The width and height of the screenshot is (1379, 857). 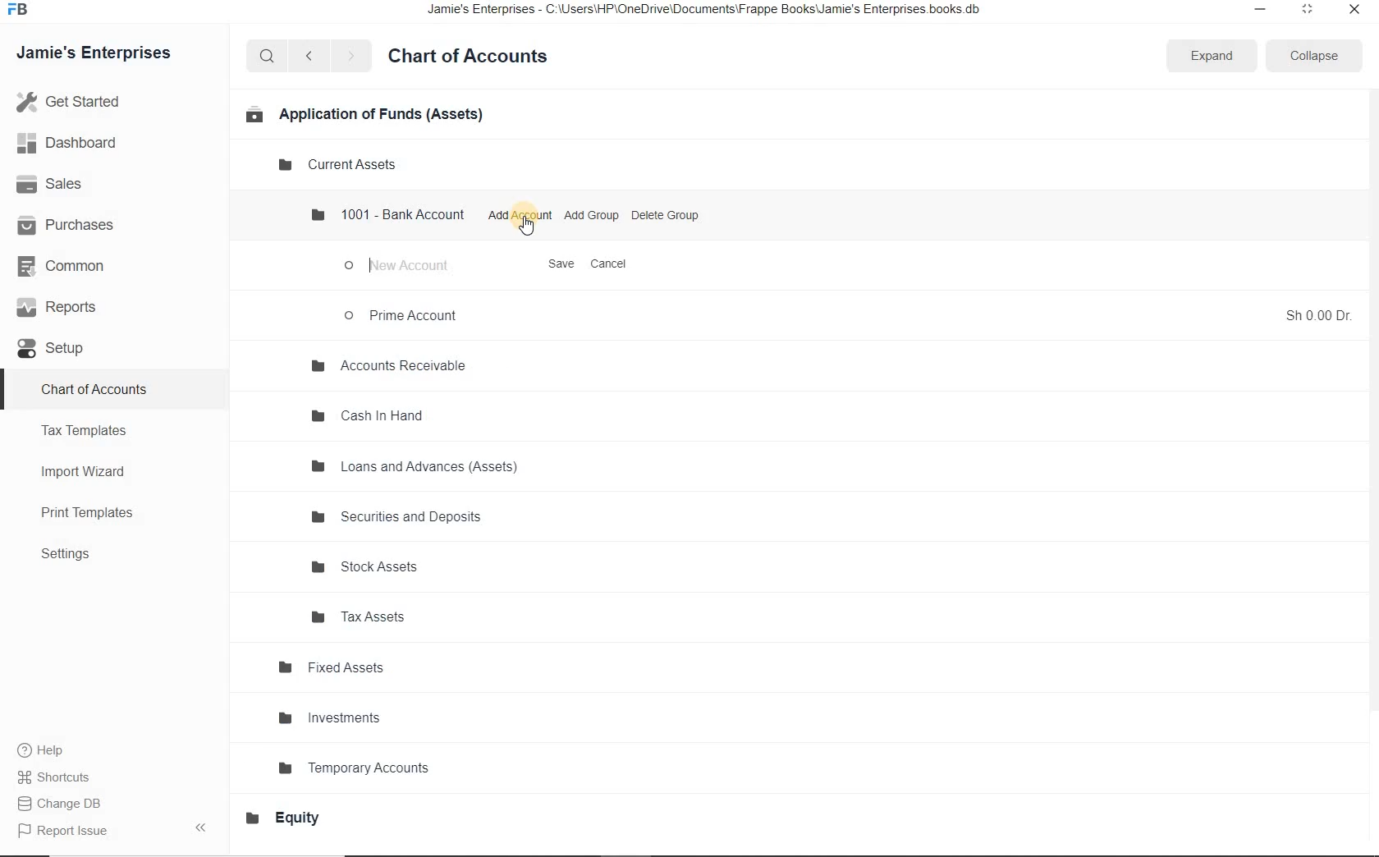 I want to click on Import Wizard, so click(x=91, y=470).